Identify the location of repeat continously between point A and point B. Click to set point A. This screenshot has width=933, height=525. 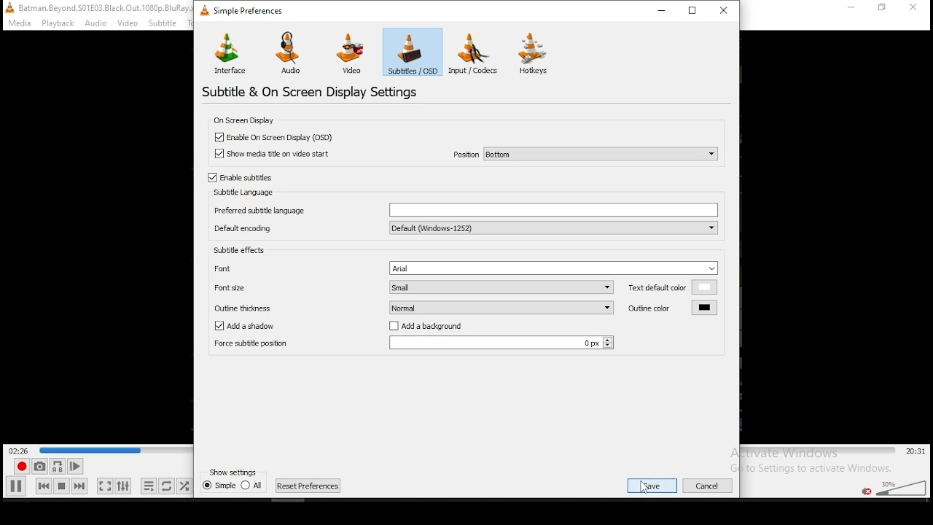
(56, 466).